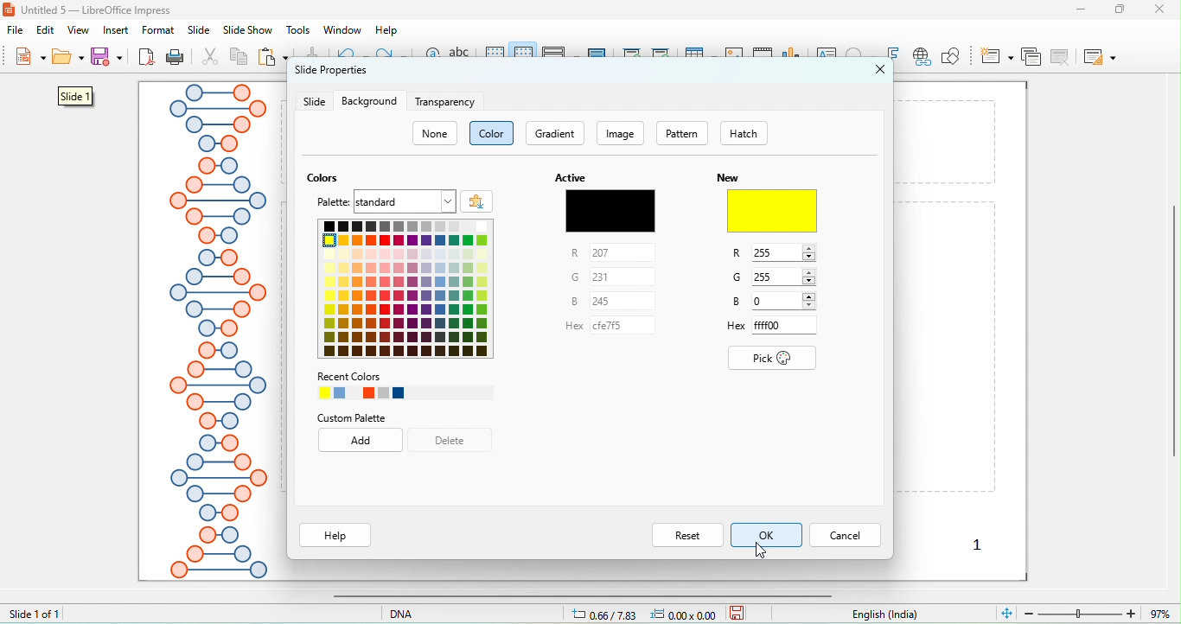 The image size is (1181, 624). What do you see at coordinates (362, 442) in the screenshot?
I see `add` at bounding box center [362, 442].